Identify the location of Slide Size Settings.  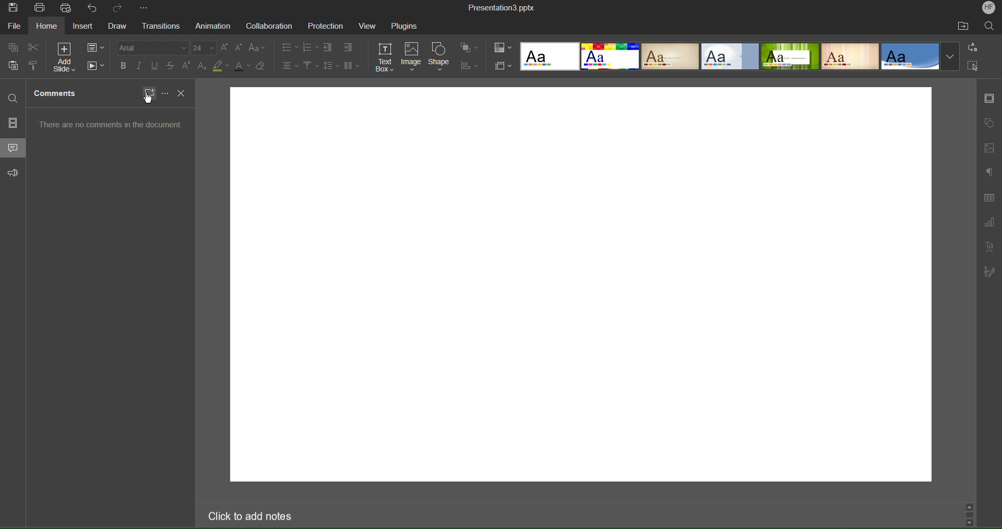
(503, 66).